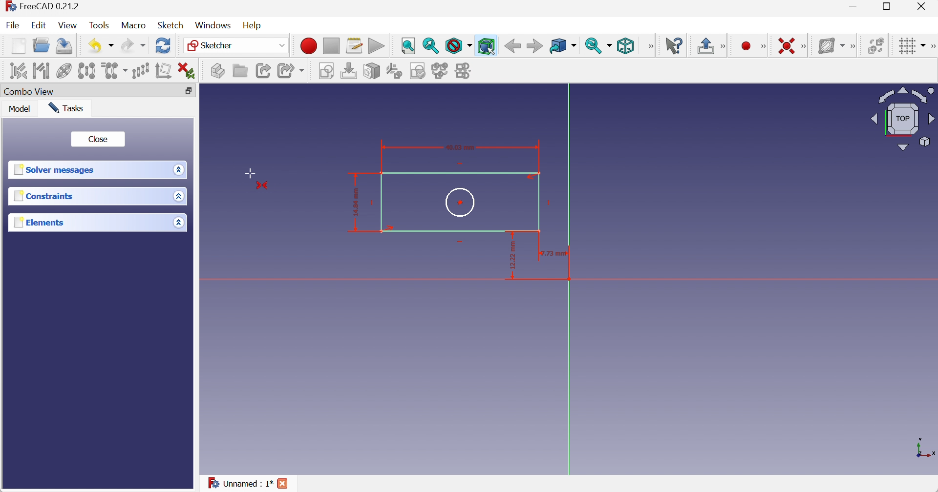 This screenshot has height=492, width=938. I want to click on [Sketcher edit mode], so click(725, 47).